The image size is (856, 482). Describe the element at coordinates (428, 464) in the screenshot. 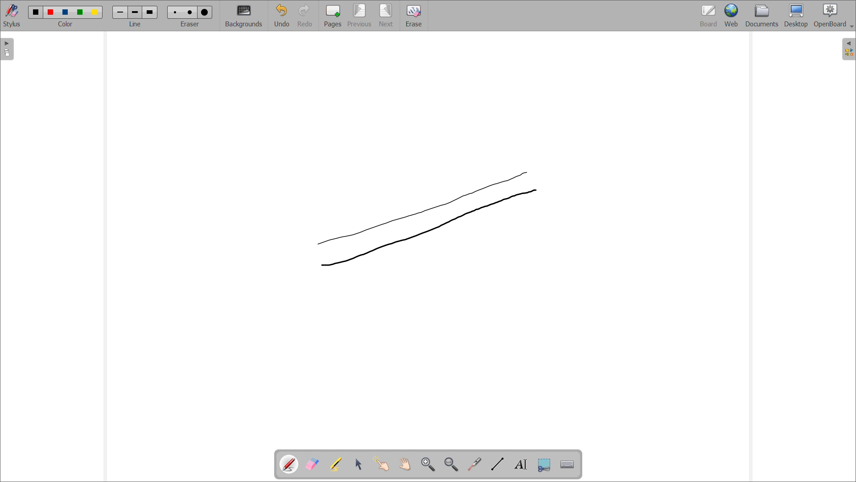

I see `zoom in` at that location.